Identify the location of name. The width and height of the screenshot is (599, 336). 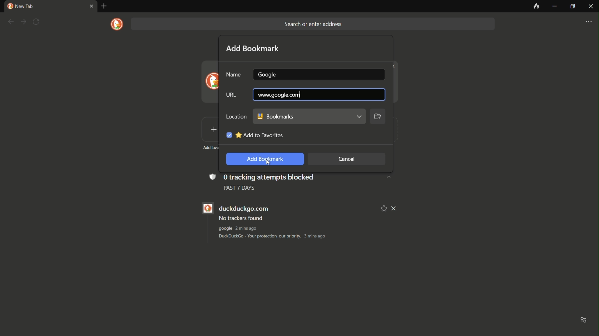
(234, 75).